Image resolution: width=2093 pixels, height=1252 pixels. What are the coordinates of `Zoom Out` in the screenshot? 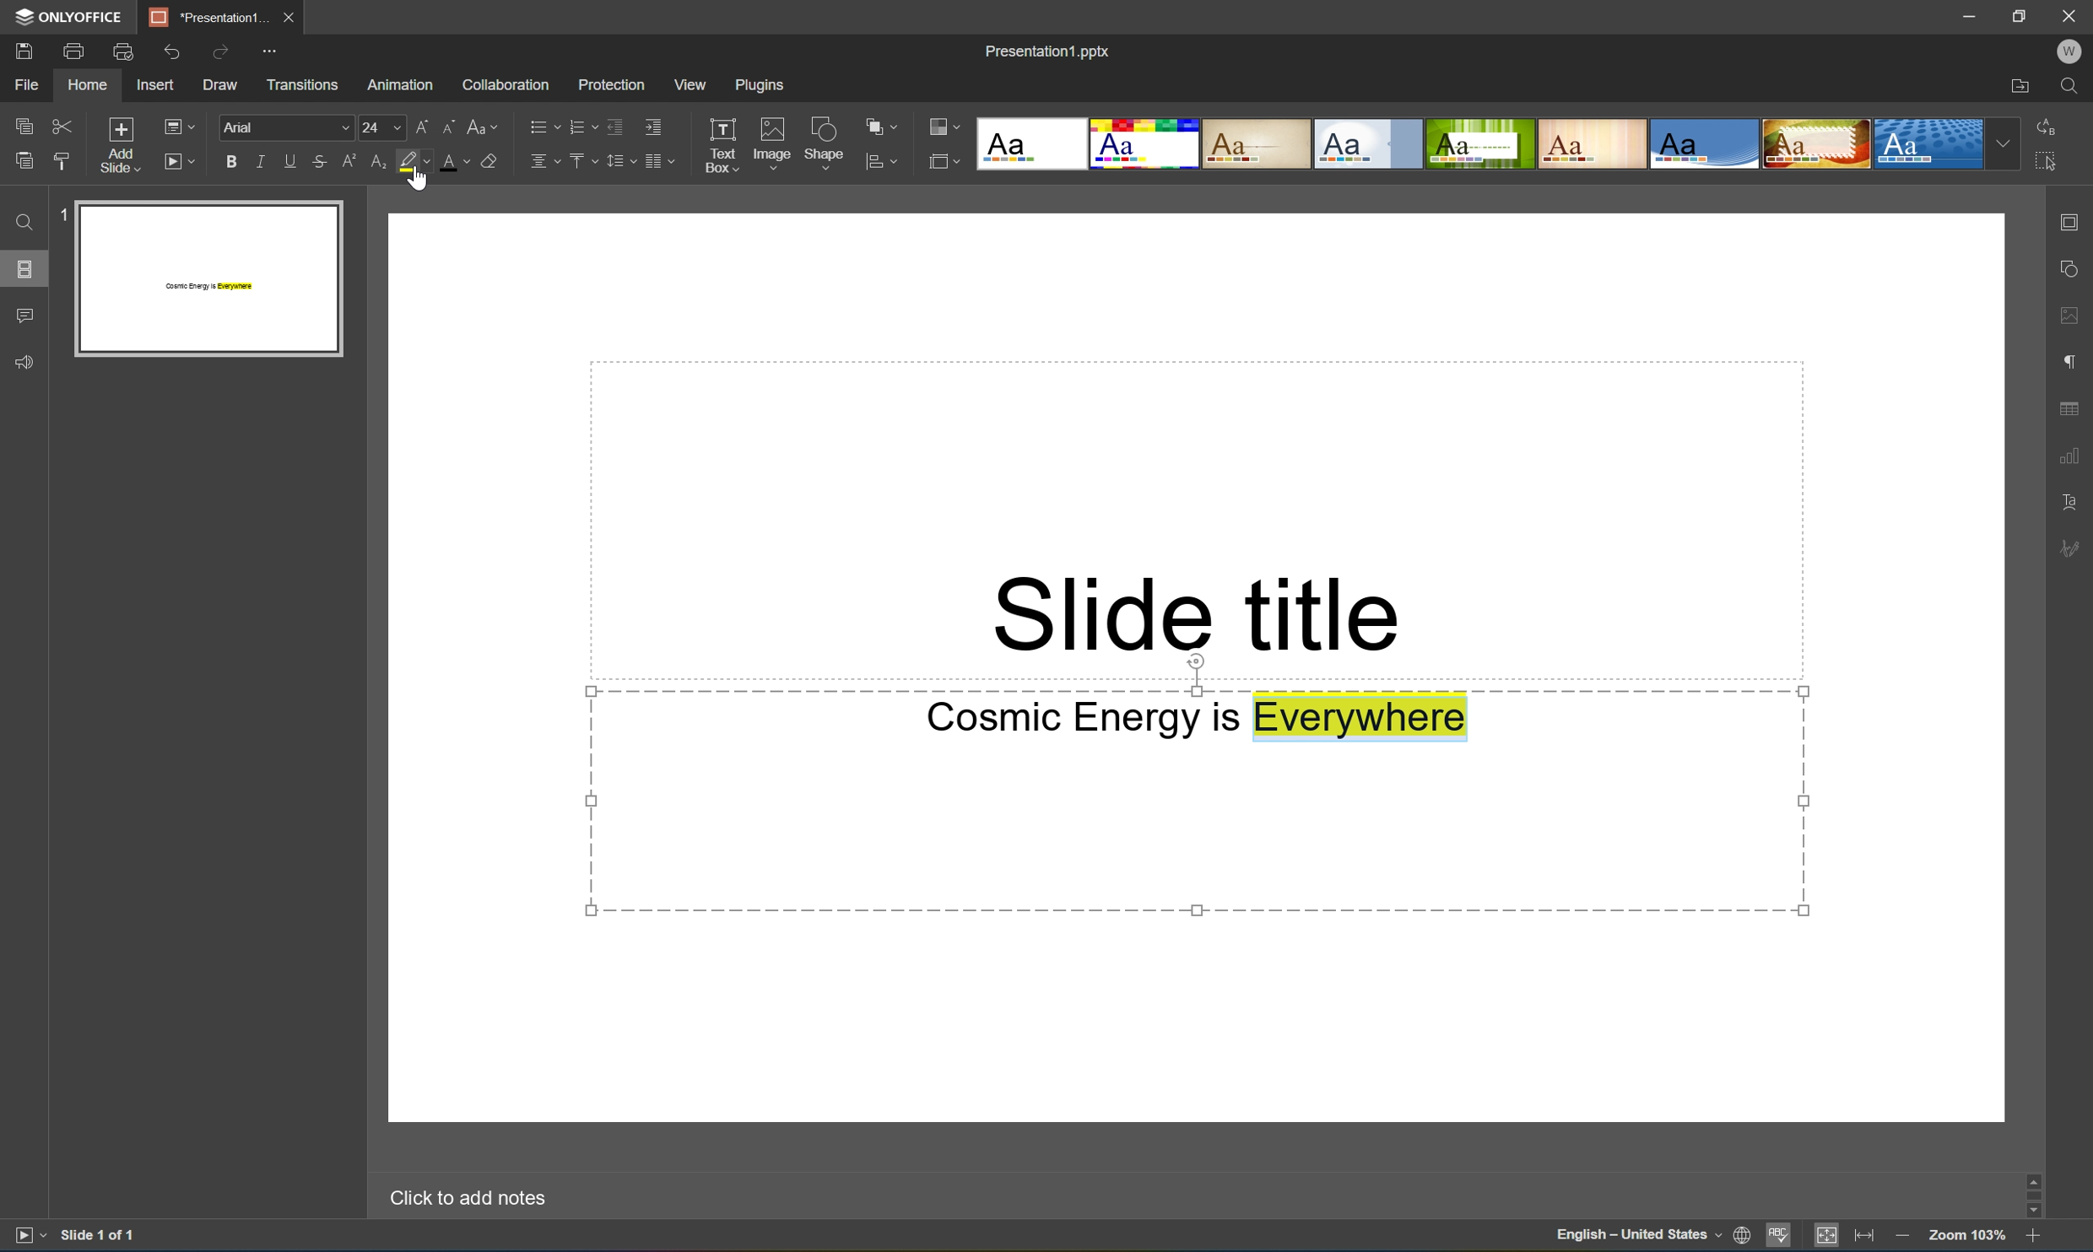 It's located at (1901, 1236).